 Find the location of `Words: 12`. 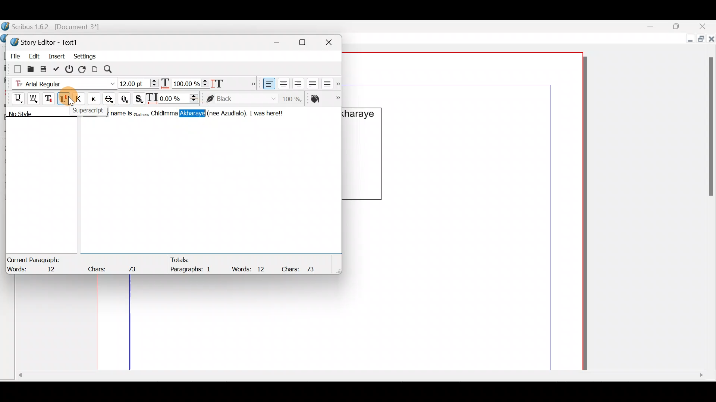

Words: 12 is located at coordinates (35, 270).